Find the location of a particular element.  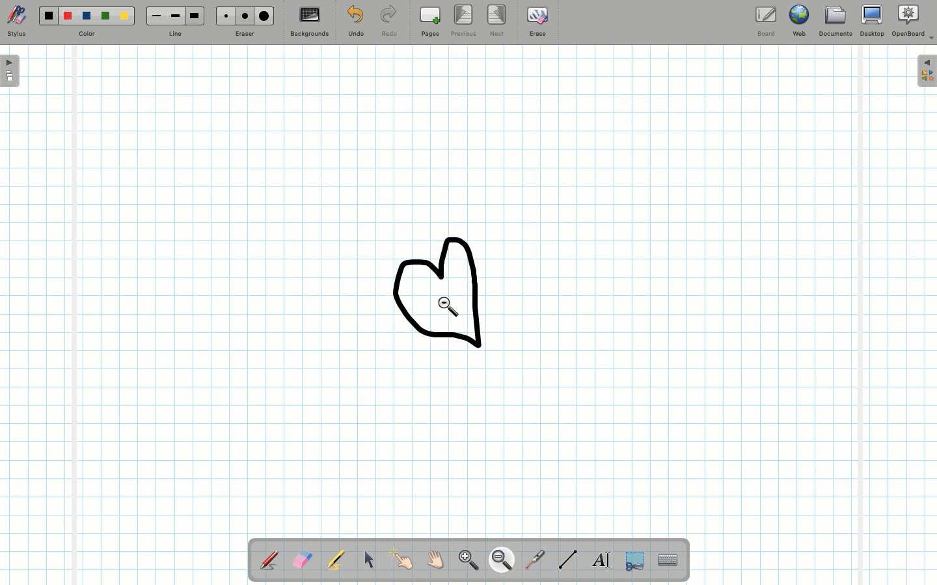

Board is located at coordinates (768, 20).